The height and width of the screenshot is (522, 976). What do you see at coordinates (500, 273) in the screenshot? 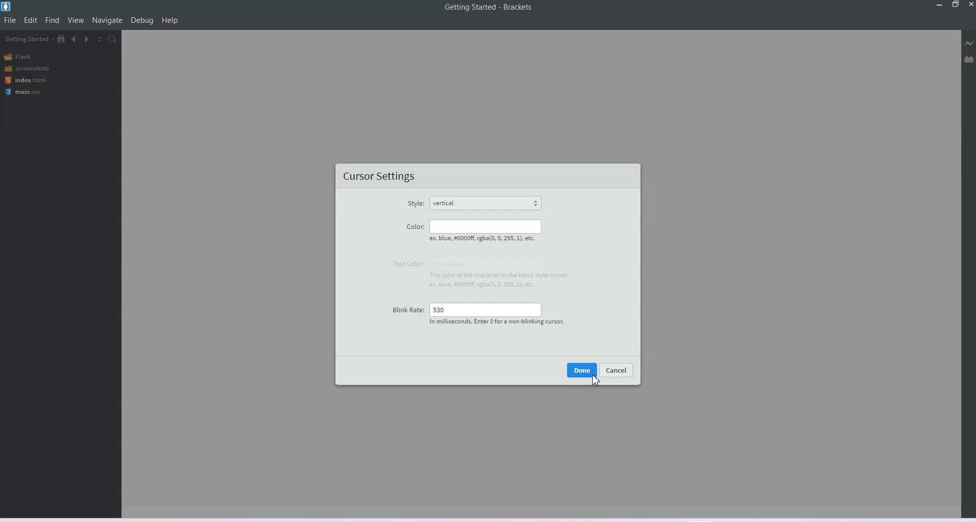
I see `input box` at bounding box center [500, 273].